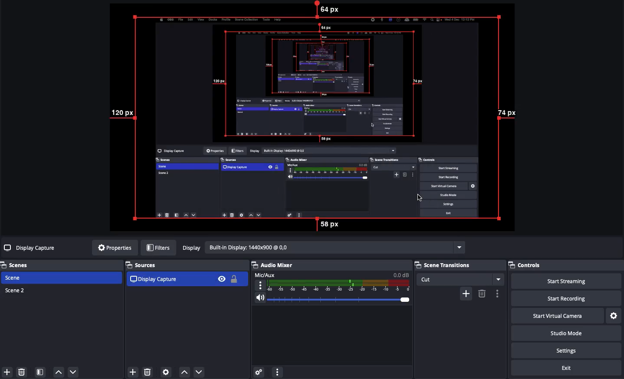 The image size is (624, 379). What do you see at coordinates (459, 272) in the screenshot?
I see `Scene transitions` at bounding box center [459, 272].